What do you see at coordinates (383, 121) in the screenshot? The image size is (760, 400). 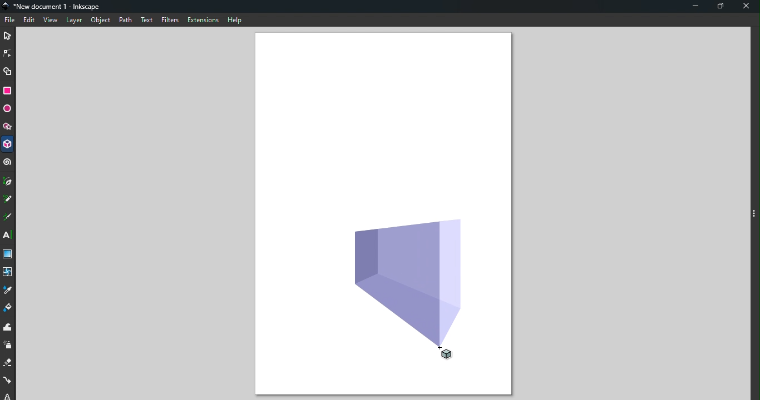 I see `Canvas` at bounding box center [383, 121].